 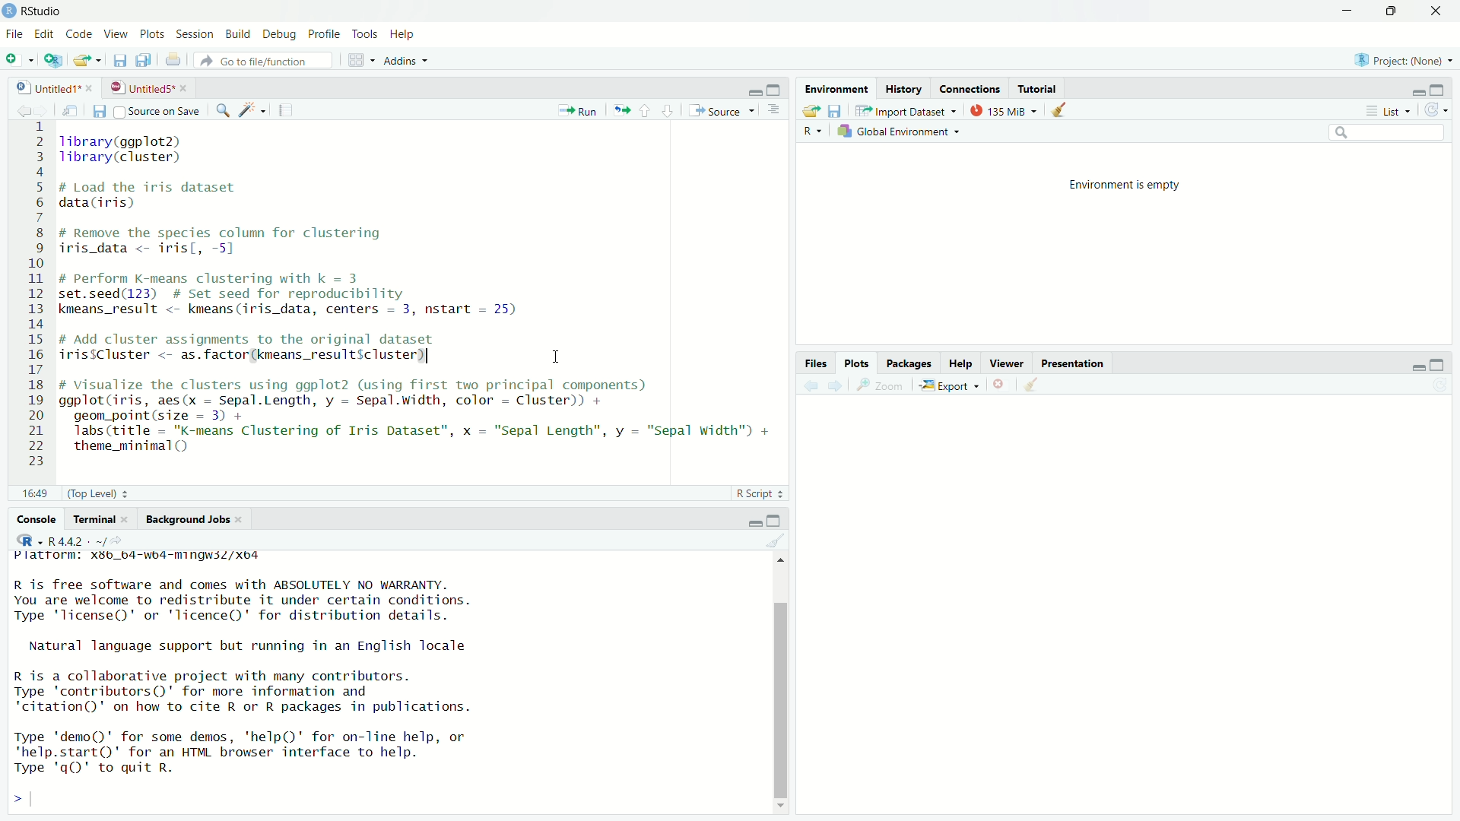 I want to click on packages, so click(x=911, y=362).